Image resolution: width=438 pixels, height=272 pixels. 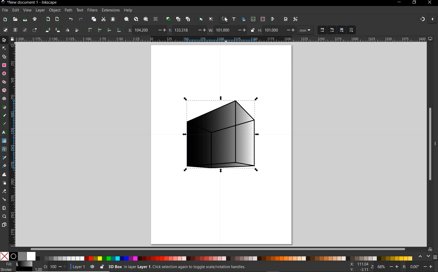 I want to click on 101, so click(x=273, y=30).